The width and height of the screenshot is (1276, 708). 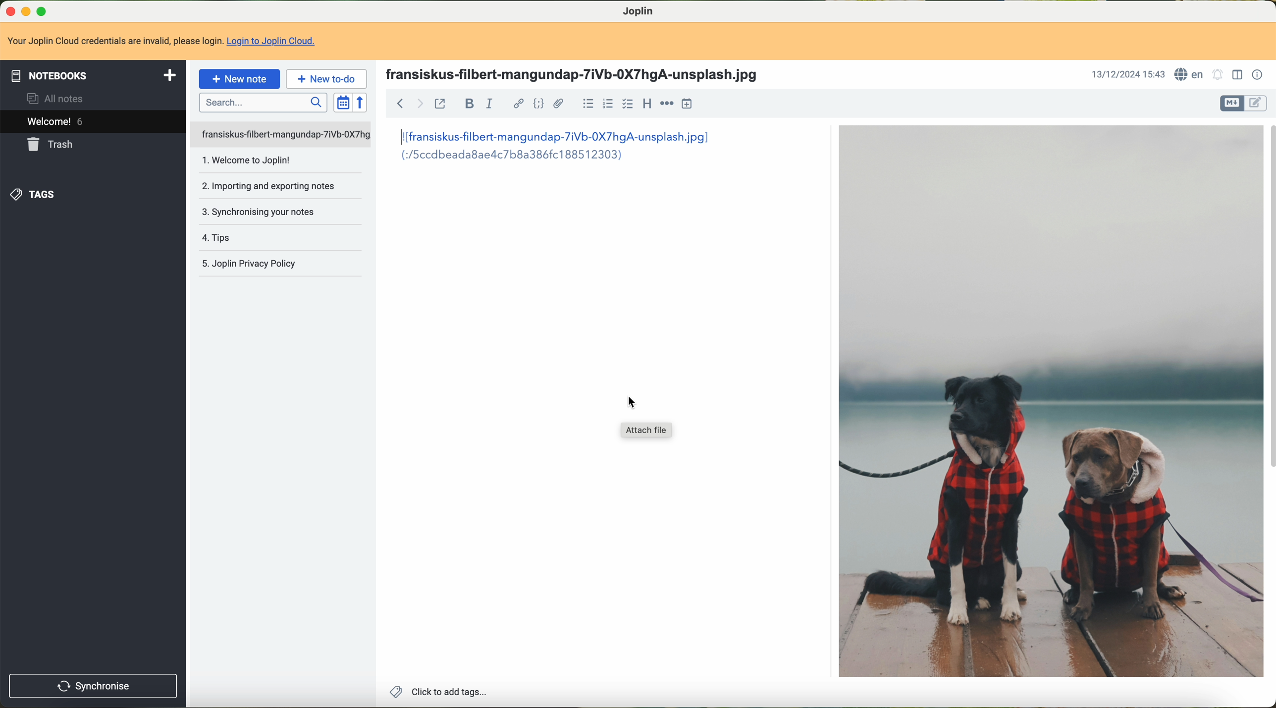 I want to click on note properties, so click(x=1258, y=77).